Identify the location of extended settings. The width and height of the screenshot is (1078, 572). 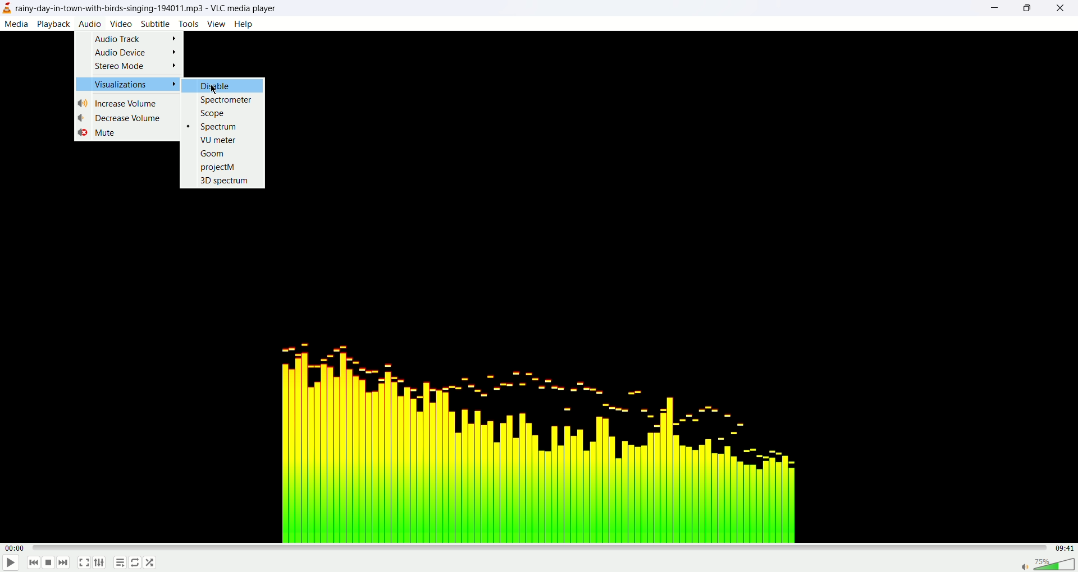
(102, 563).